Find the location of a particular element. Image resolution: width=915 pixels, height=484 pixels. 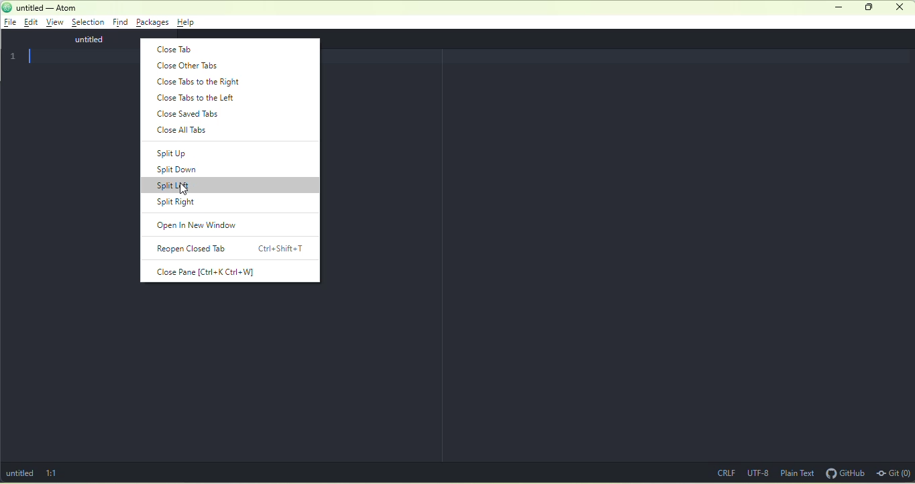

close tabs to the right is located at coordinates (200, 81).